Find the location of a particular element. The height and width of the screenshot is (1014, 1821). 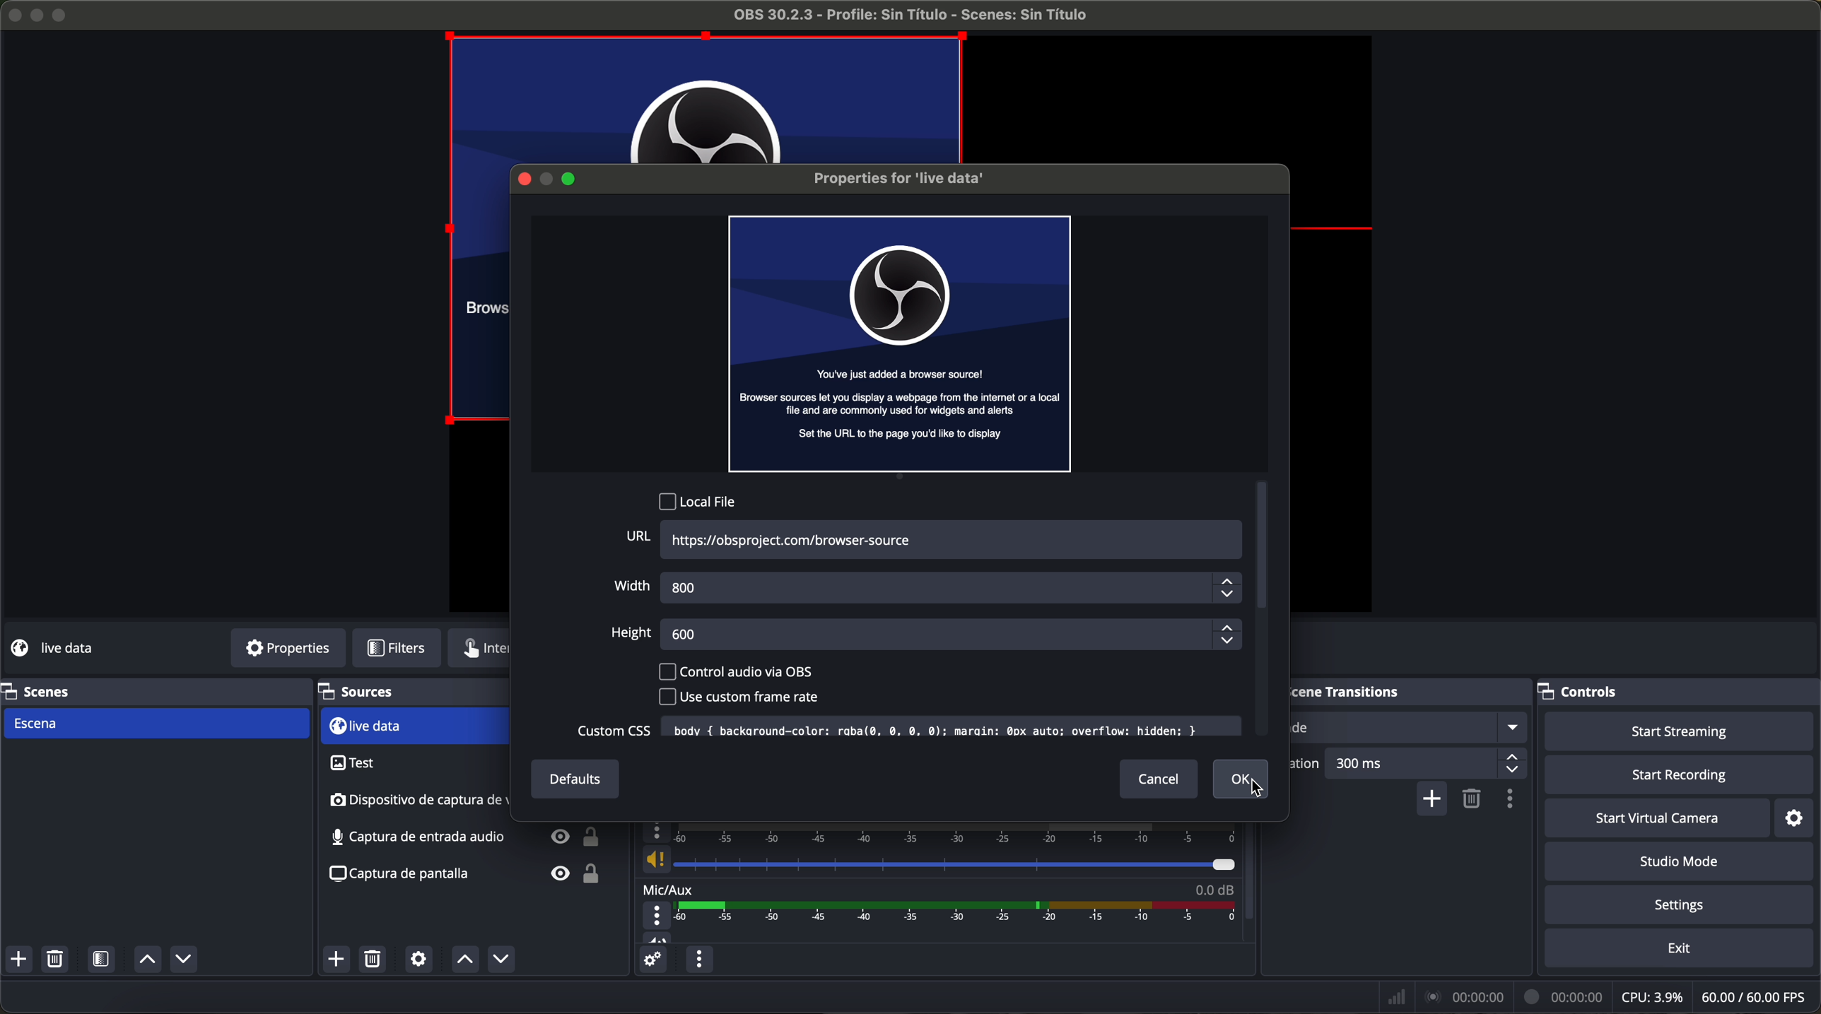

properties for live data is located at coordinates (899, 182).